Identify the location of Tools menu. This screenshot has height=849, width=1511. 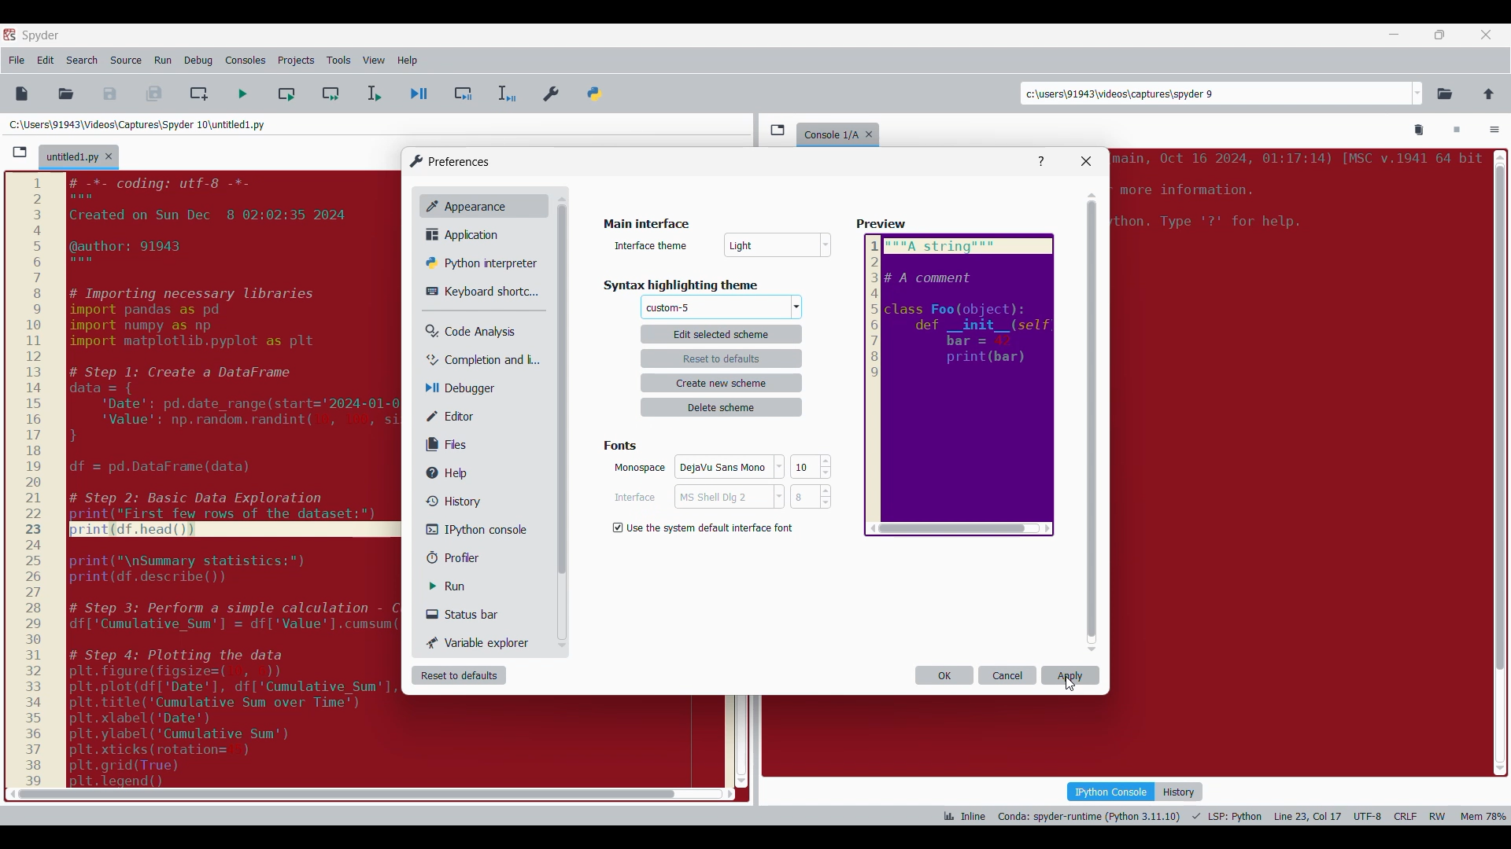
(338, 61).